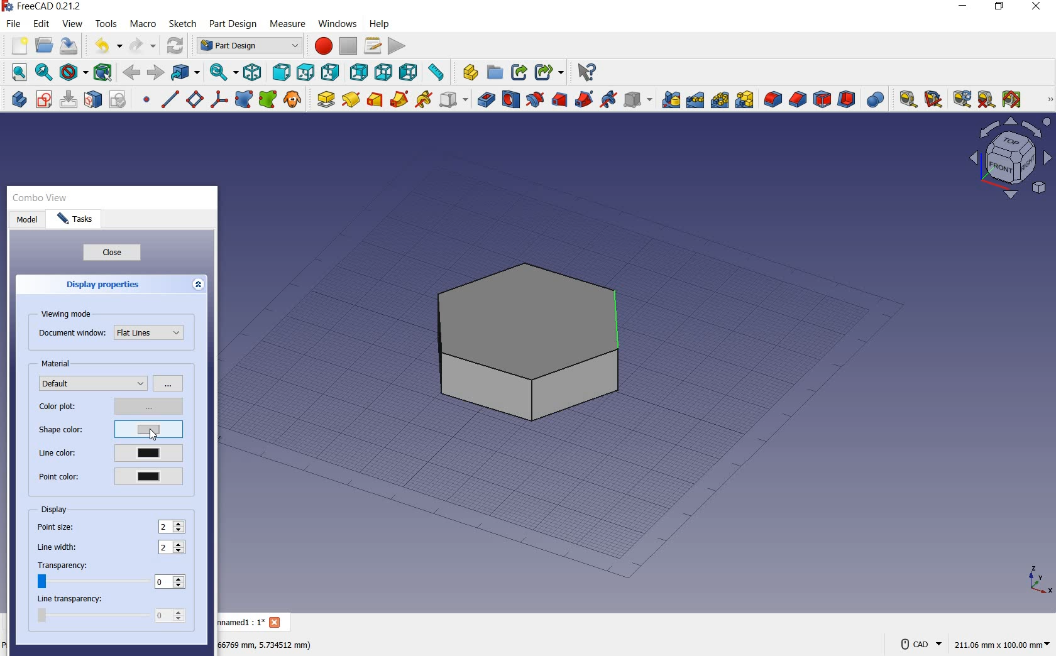  What do you see at coordinates (964, 8) in the screenshot?
I see `MINIMIZE` at bounding box center [964, 8].